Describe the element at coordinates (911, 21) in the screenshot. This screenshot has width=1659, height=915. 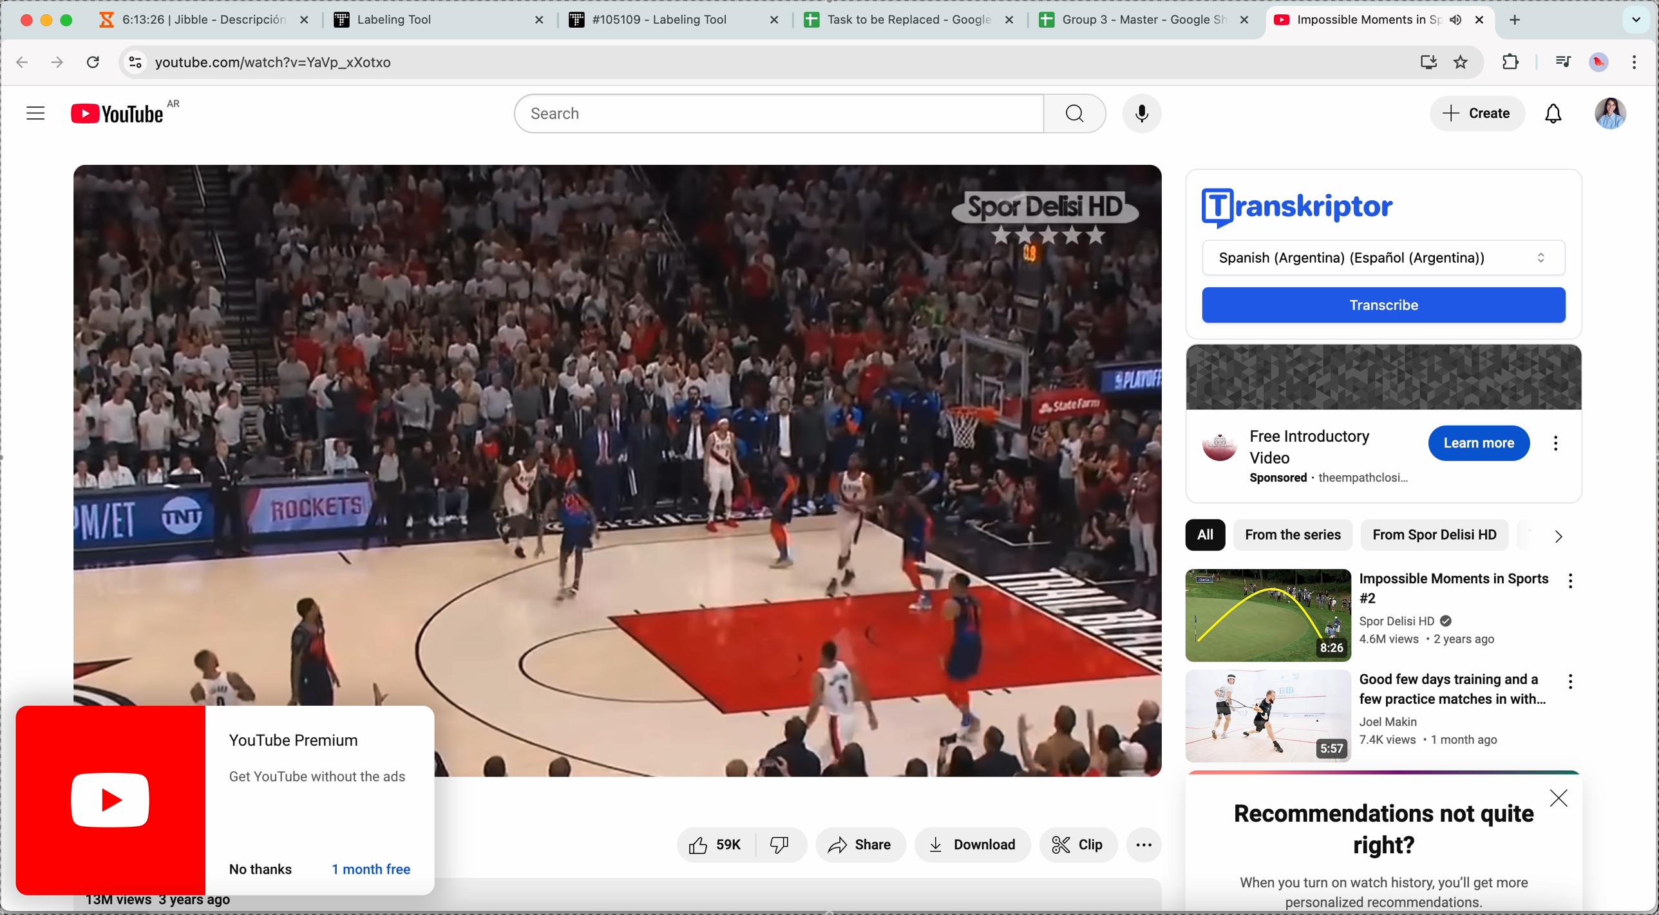
I see `tab` at that location.